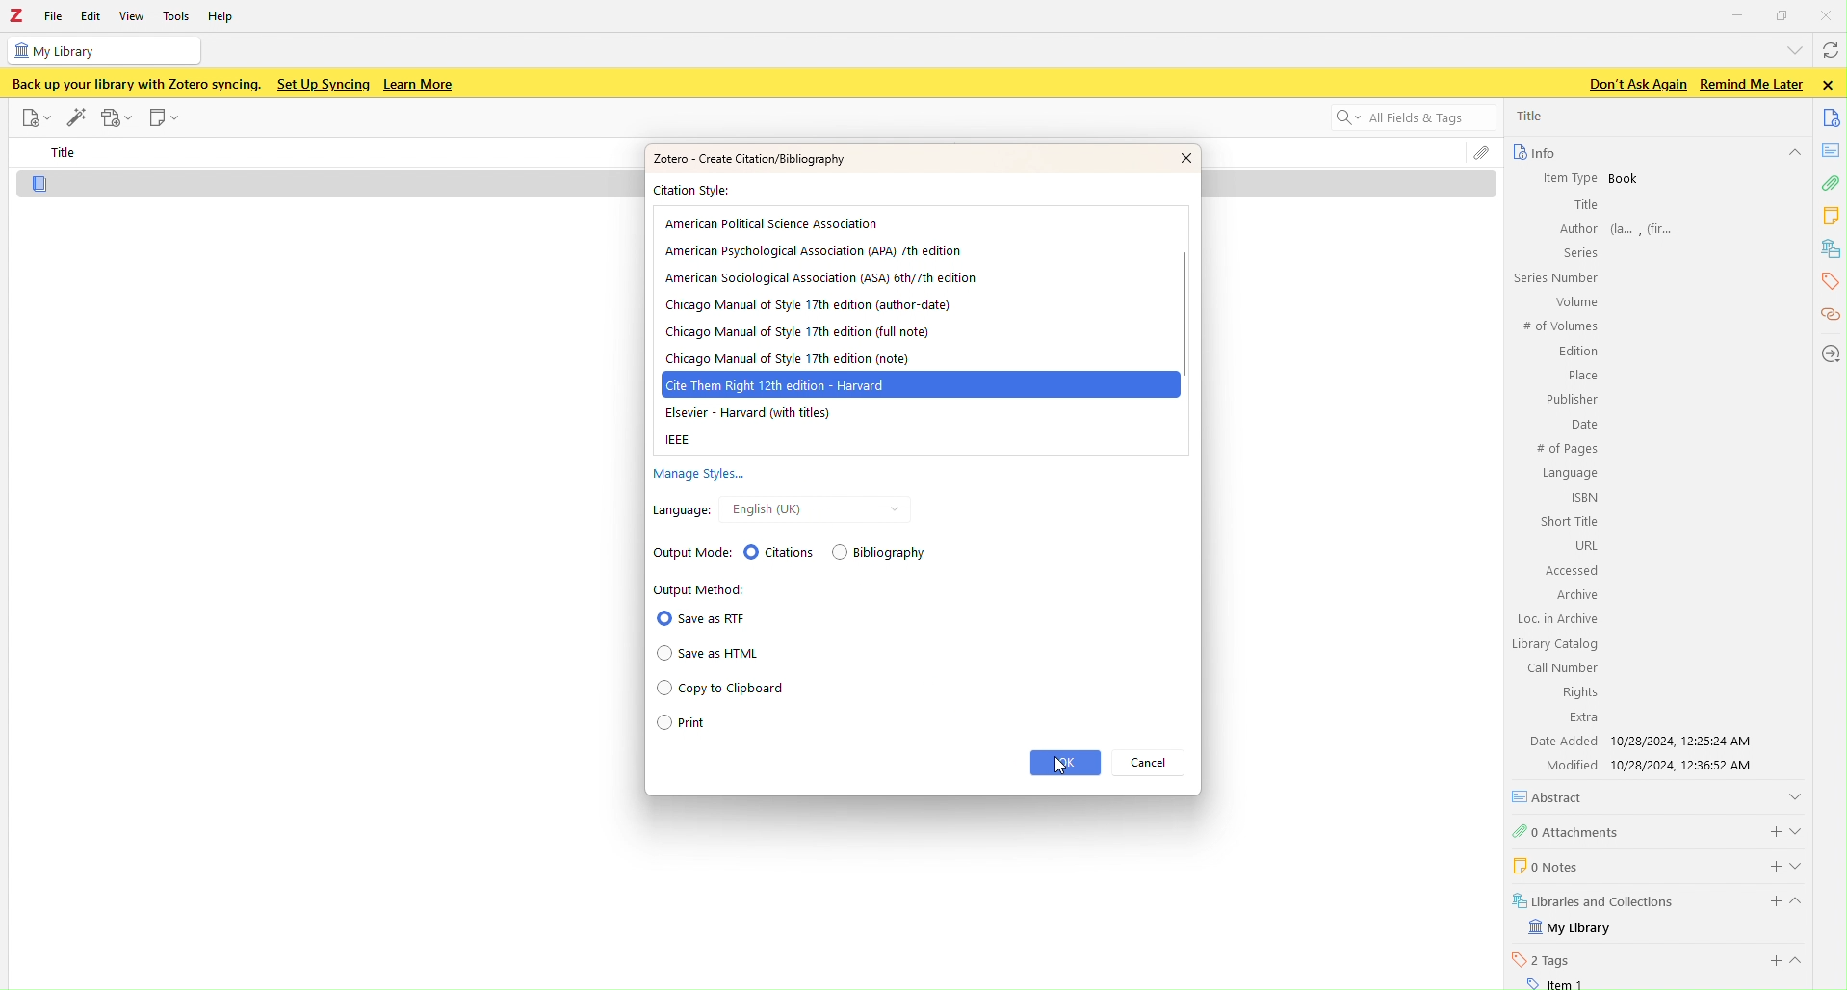 Image resolution: width=1847 pixels, height=990 pixels. Describe the element at coordinates (226, 18) in the screenshot. I see `Help` at that location.